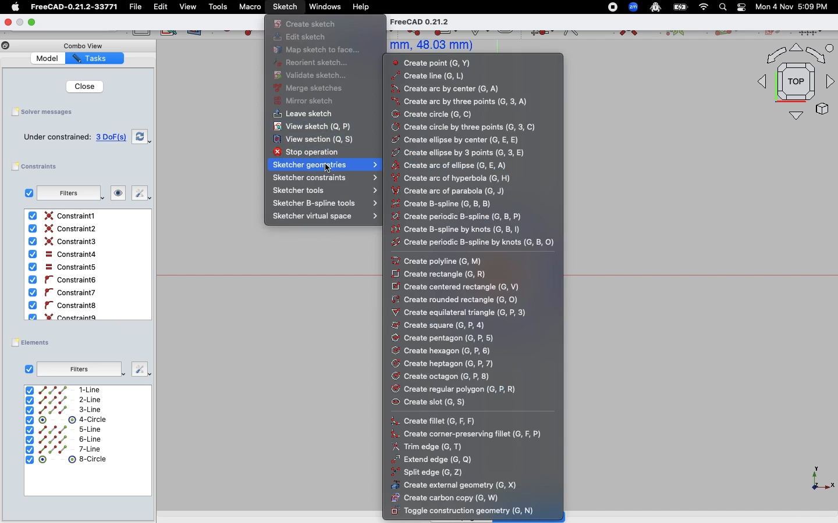 This screenshot has width=838, height=523. I want to click on Create line(G, L), so click(434, 76).